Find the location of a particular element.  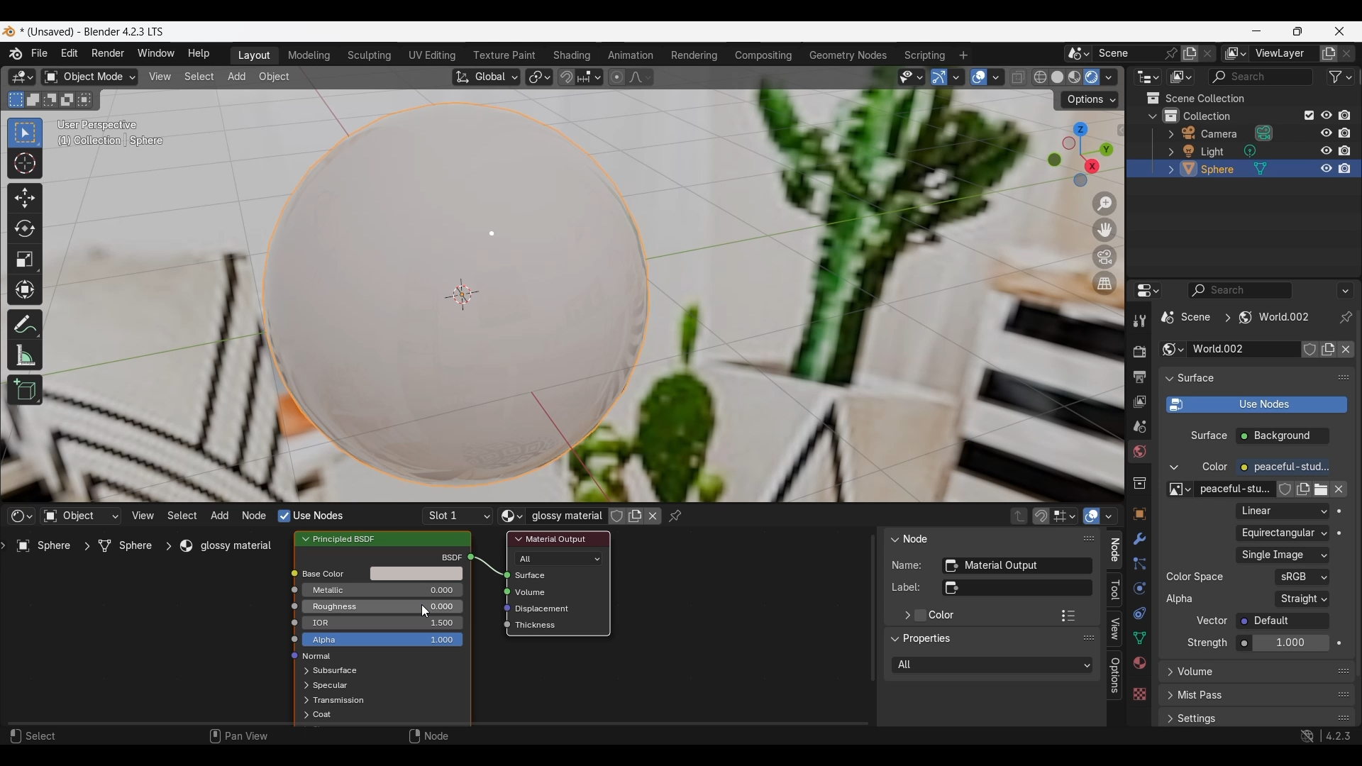

Float panel is located at coordinates (1088, 638).